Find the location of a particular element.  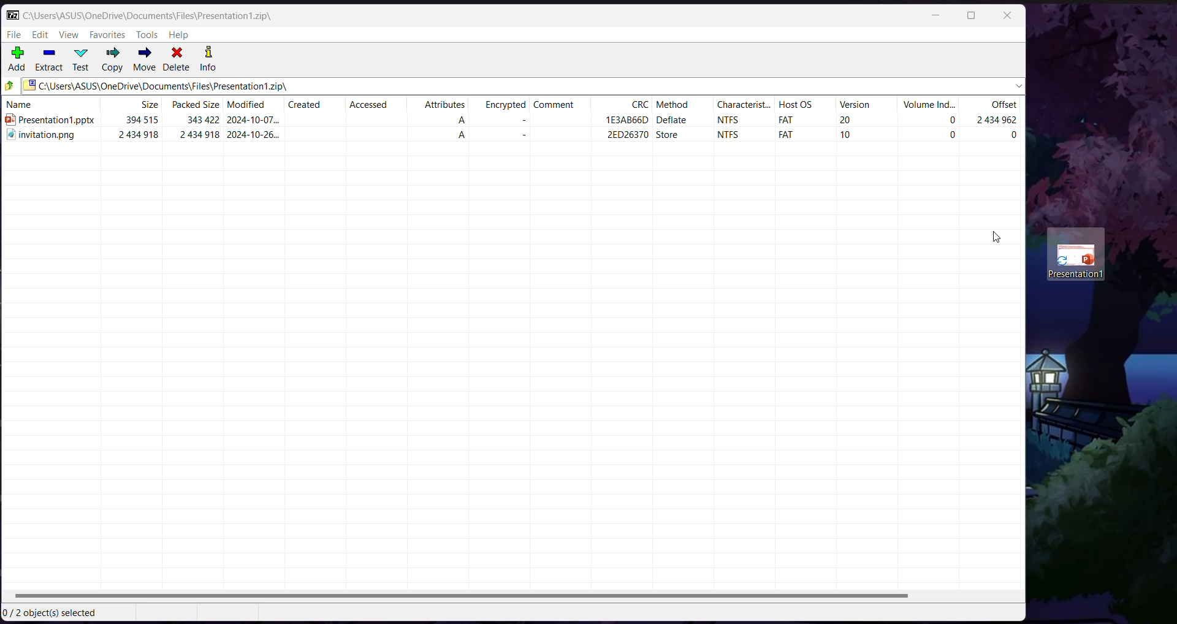

0 is located at coordinates (950, 135).